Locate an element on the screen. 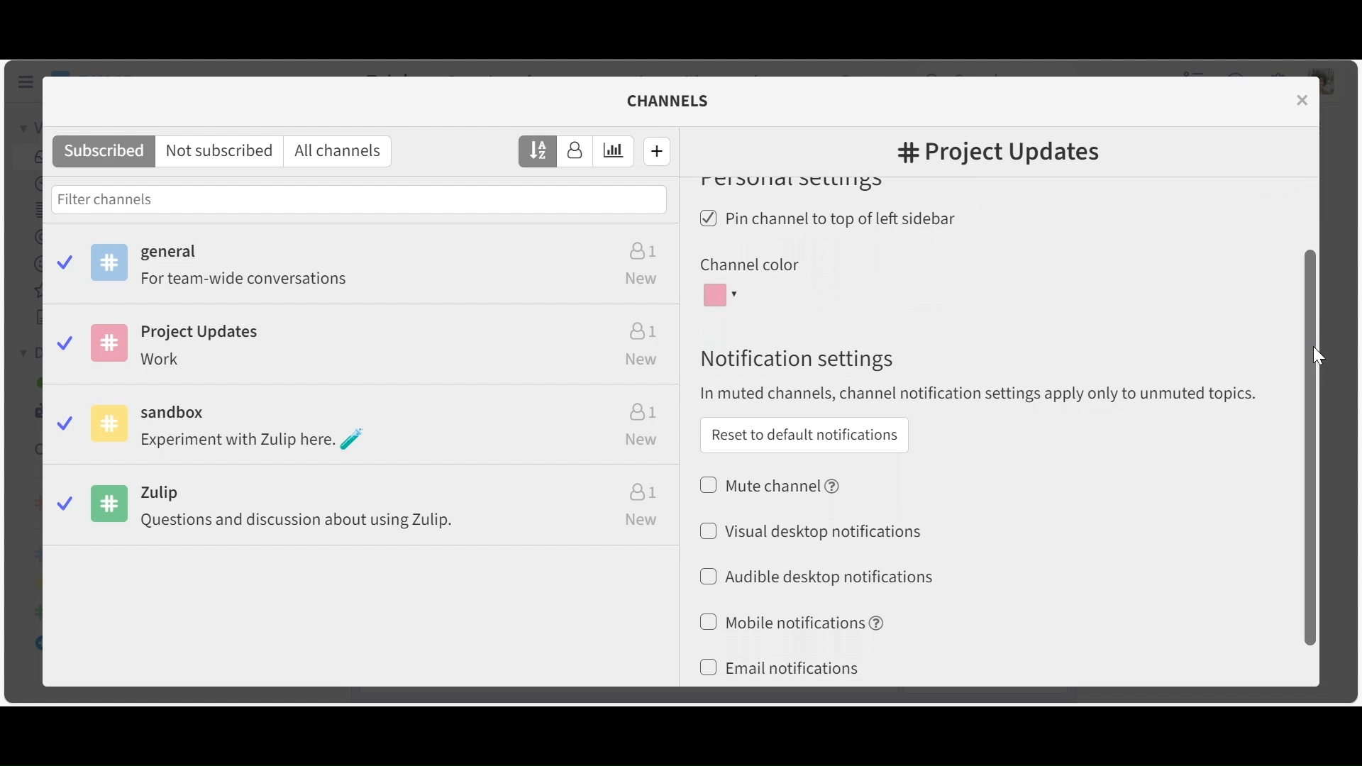  Sandbox is located at coordinates (363, 428).